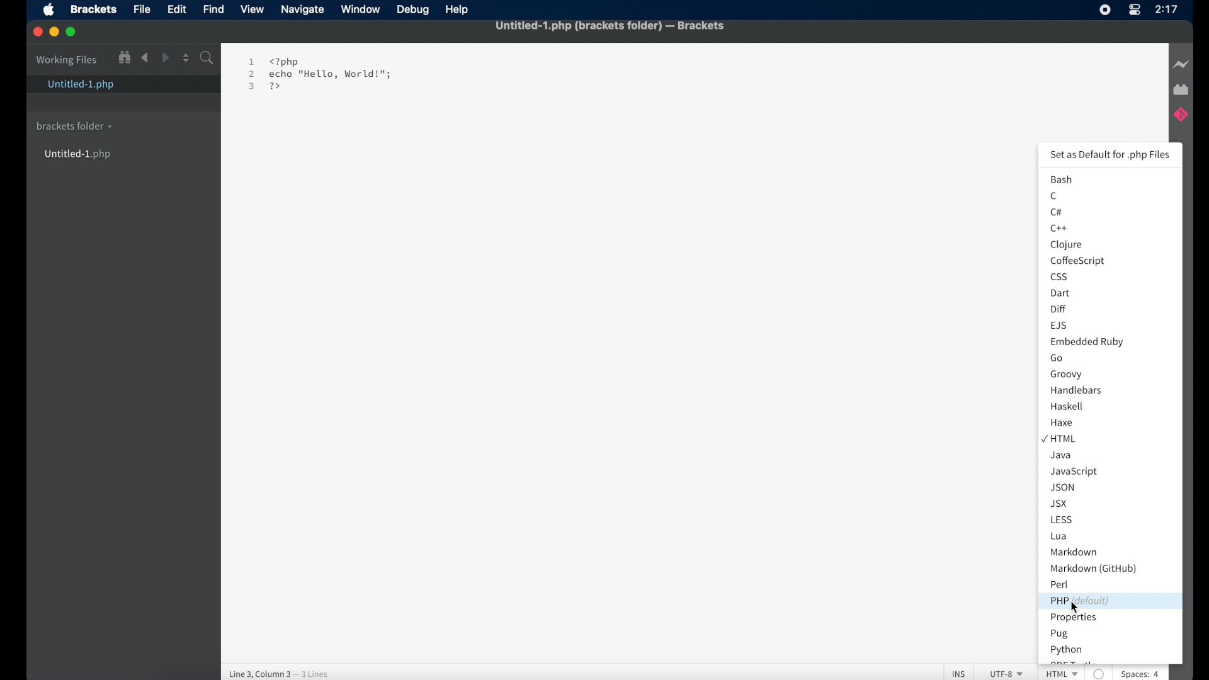  I want to click on working files, so click(67, 61).